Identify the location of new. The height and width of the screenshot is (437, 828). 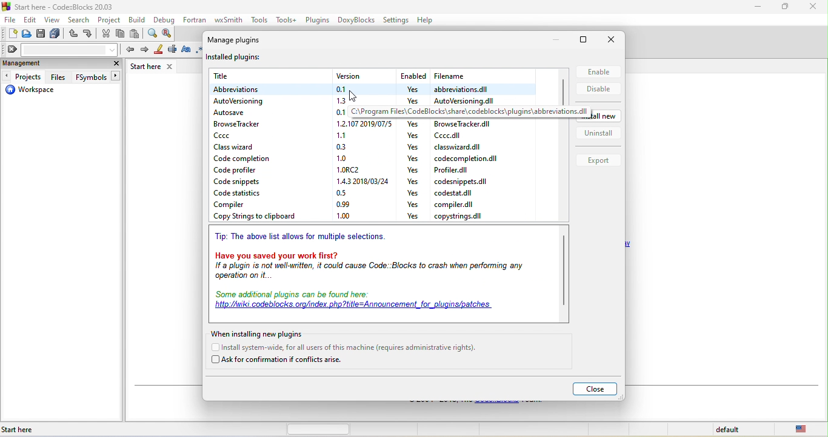
(10, 33).